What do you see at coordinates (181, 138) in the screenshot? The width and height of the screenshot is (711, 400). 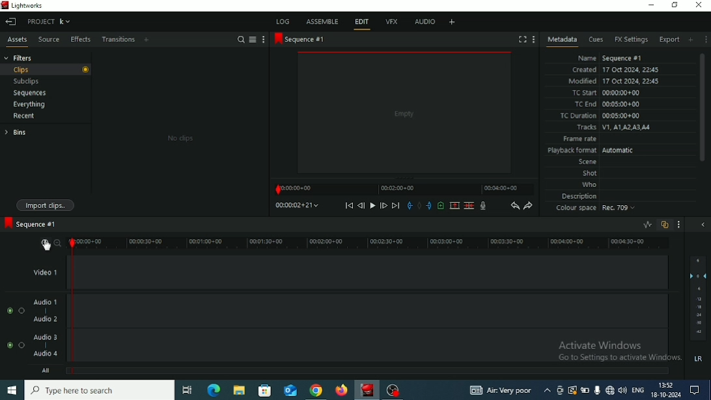 I see `No clips` at bounding box center [181, 138].